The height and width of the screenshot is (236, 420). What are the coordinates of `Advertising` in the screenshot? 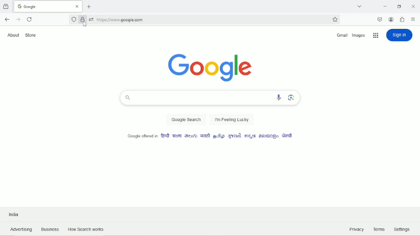 It's located at (20, 229).